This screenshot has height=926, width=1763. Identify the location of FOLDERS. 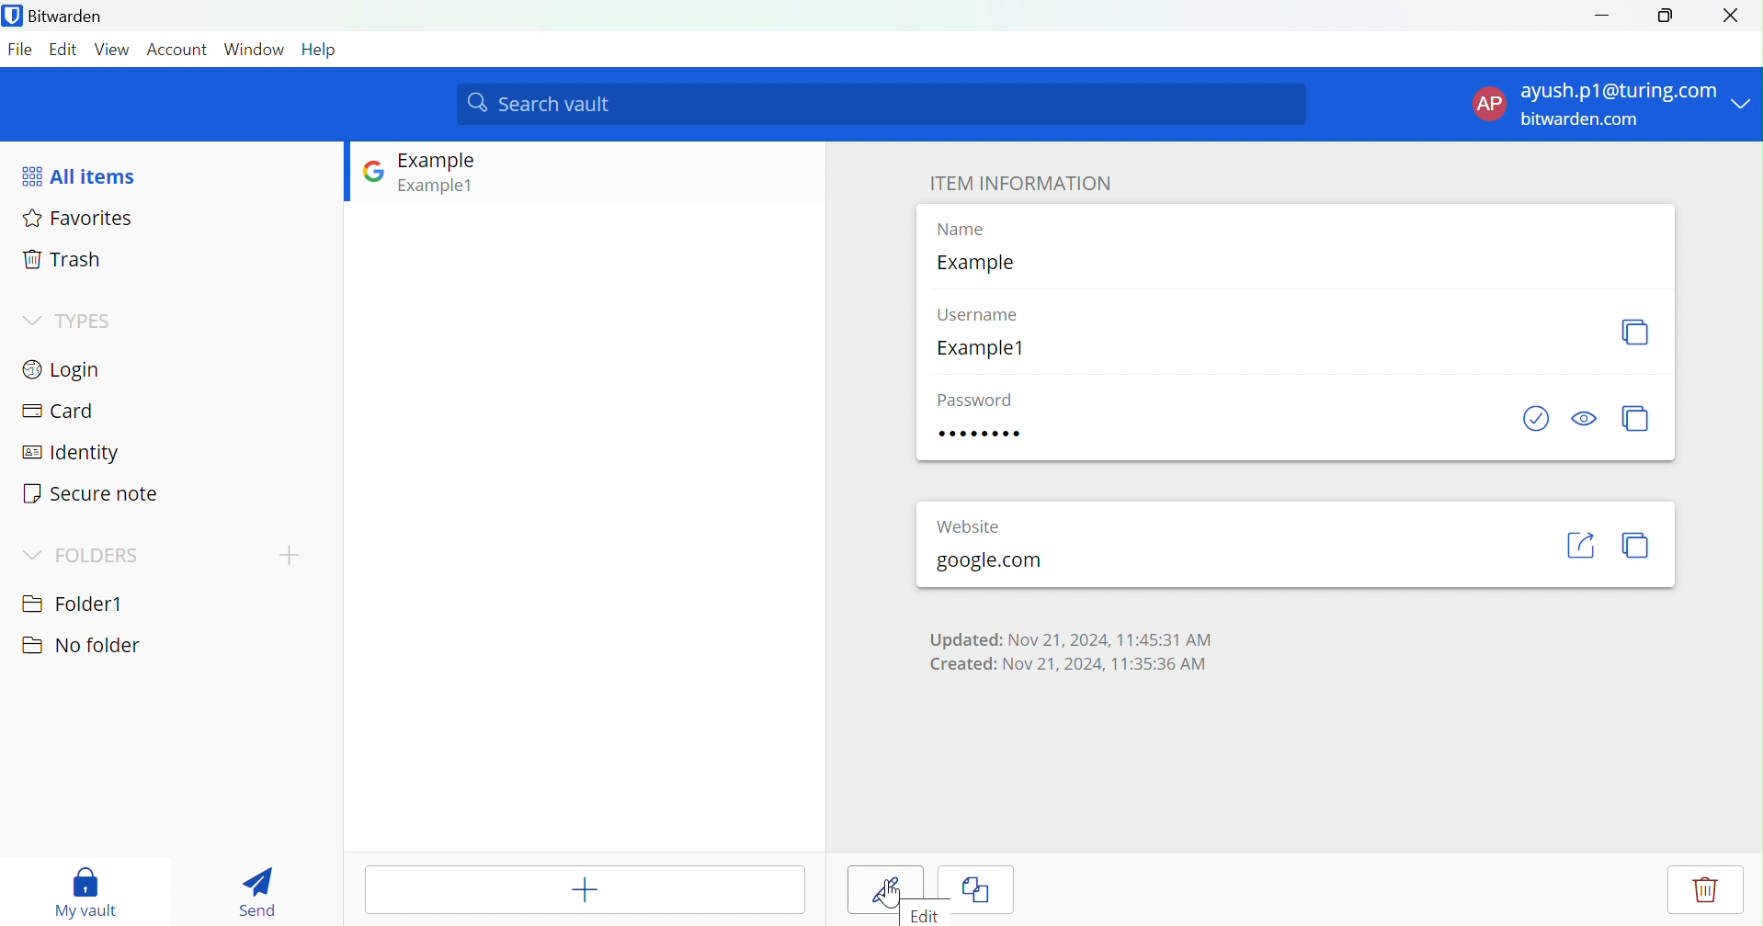
(97, 557).